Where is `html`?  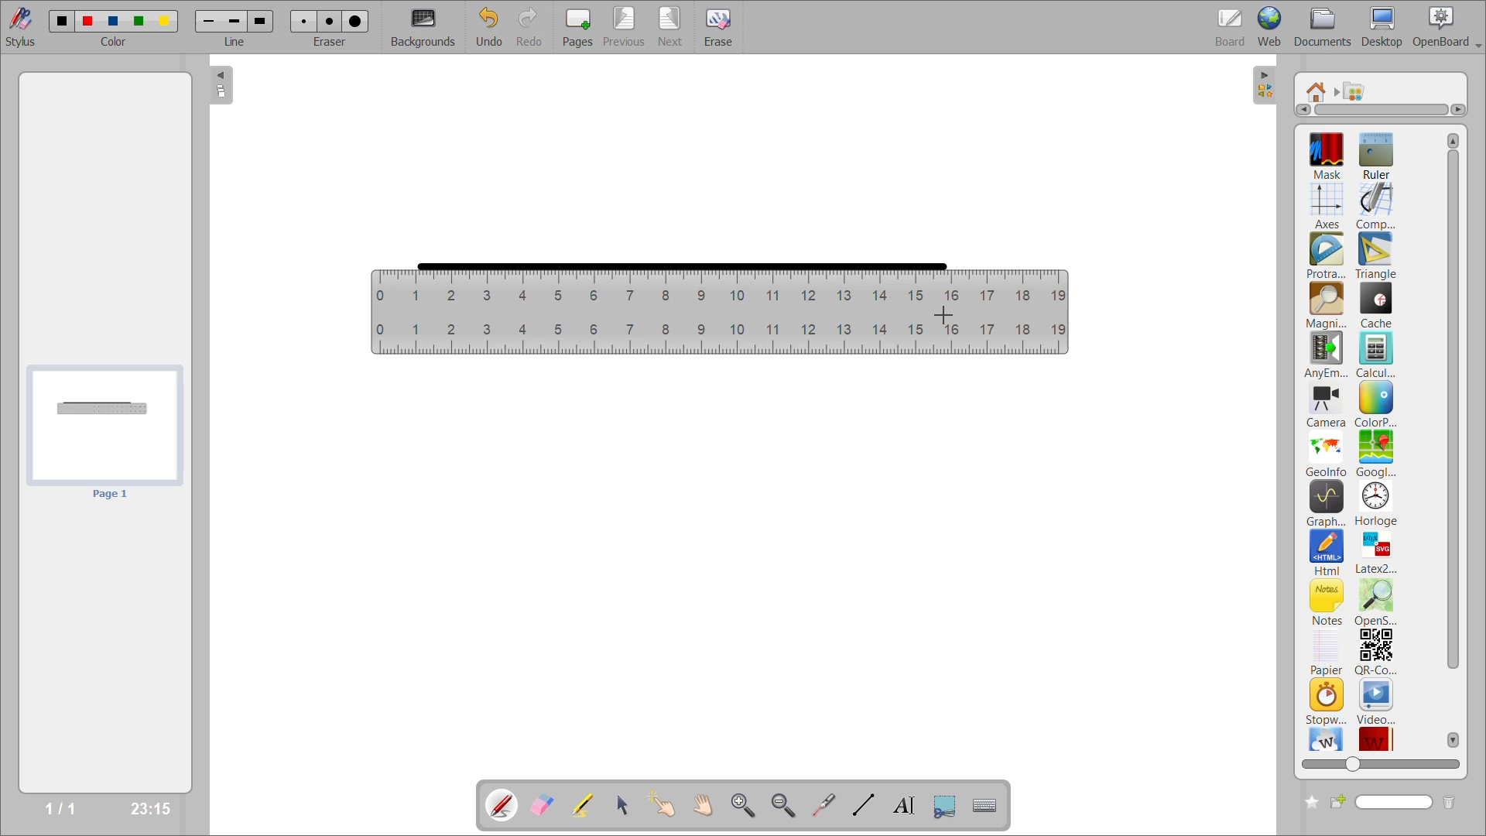
html is located at coordinates (1328, 553).